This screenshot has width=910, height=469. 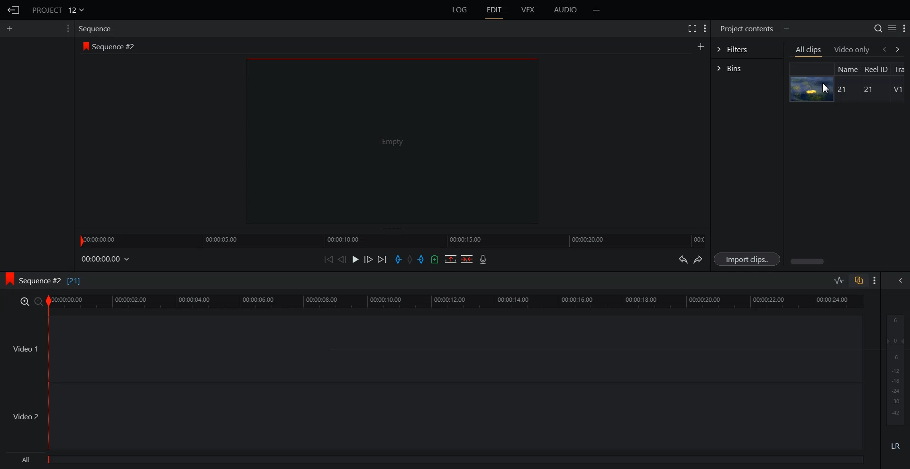 What do you see at coordinates (431, 416) in the screenshot?
I see `Video 2` at bounding box center [431, 416].